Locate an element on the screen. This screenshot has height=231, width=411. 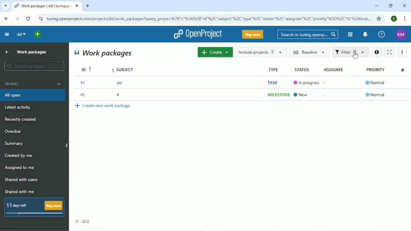
Search by name is located at coordinates (34, 66).